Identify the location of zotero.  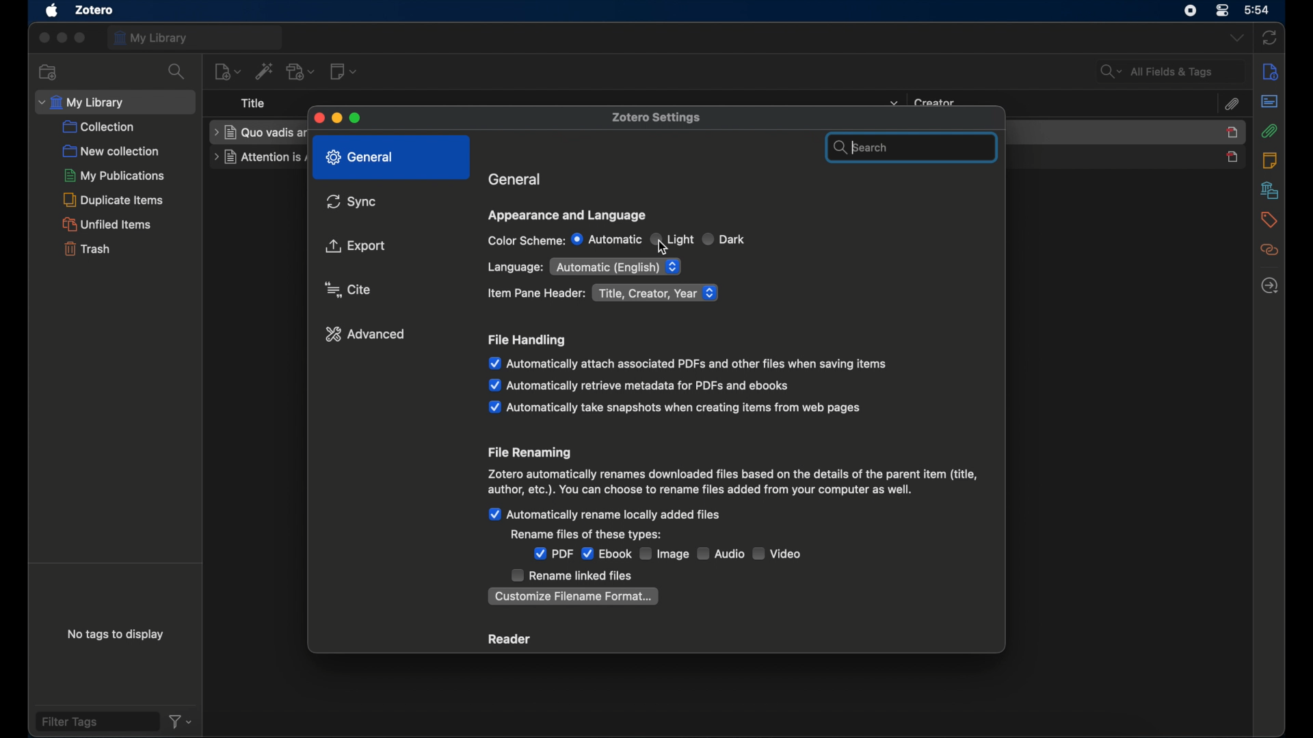
(95, 10).